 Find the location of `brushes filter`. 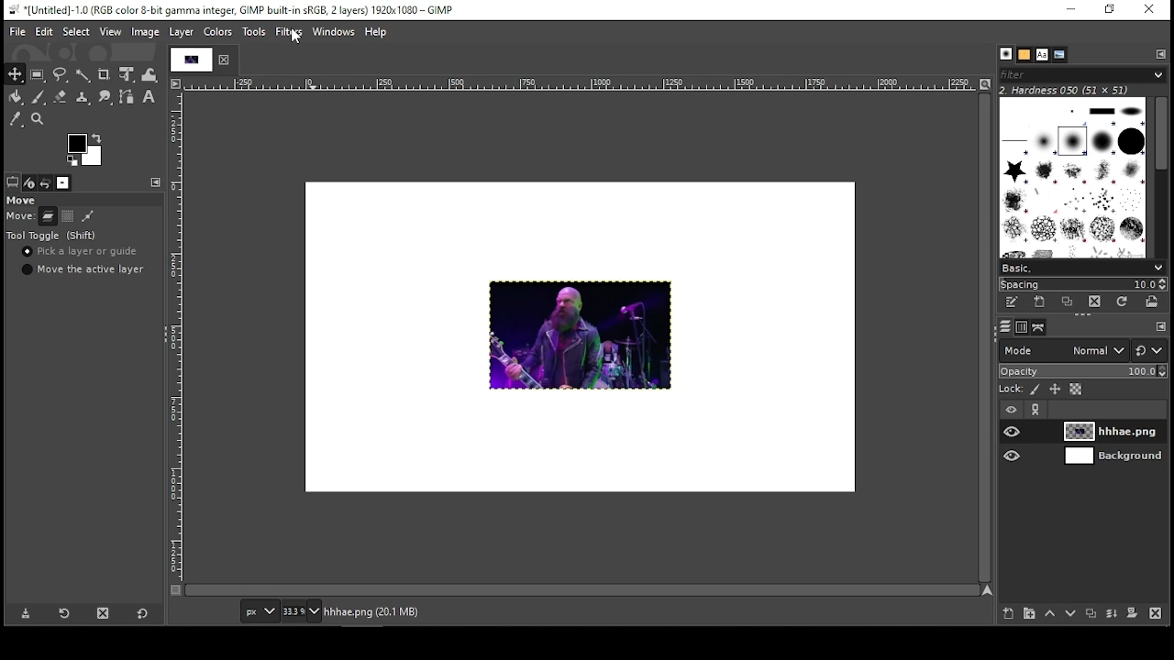

brushes filter is located at coordinates (1082, 74).